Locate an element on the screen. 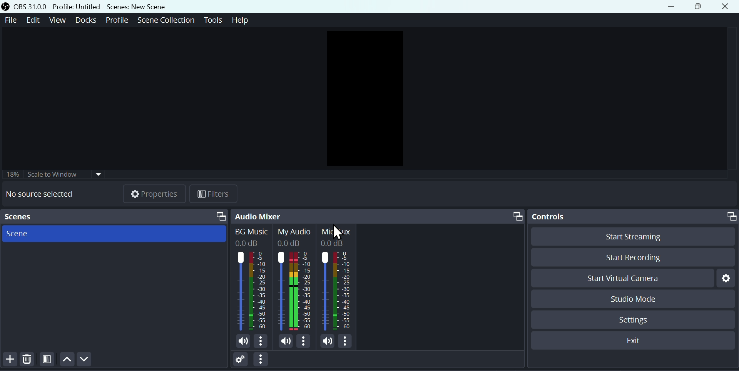 The image size is (739, 371). Tools is located at coordinates (213, 21).